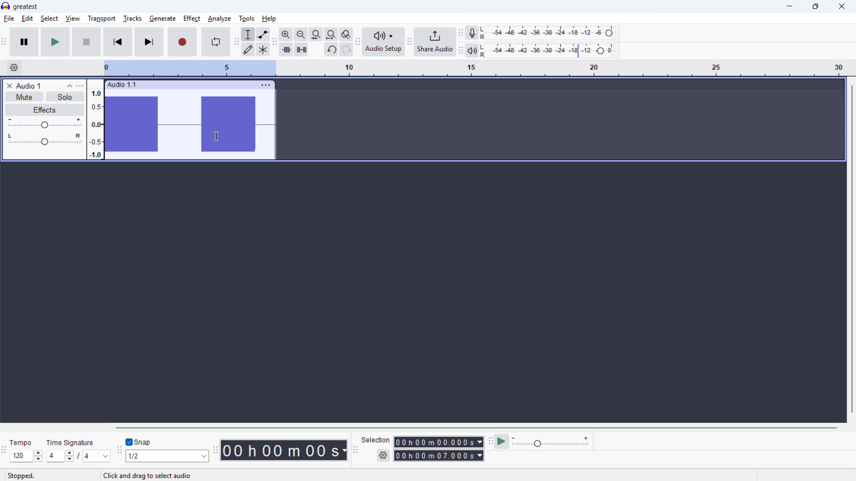  What do you see at coordinates (21, 476) in the screenshot?
I see `stopped` at bounding box center [21, 476].